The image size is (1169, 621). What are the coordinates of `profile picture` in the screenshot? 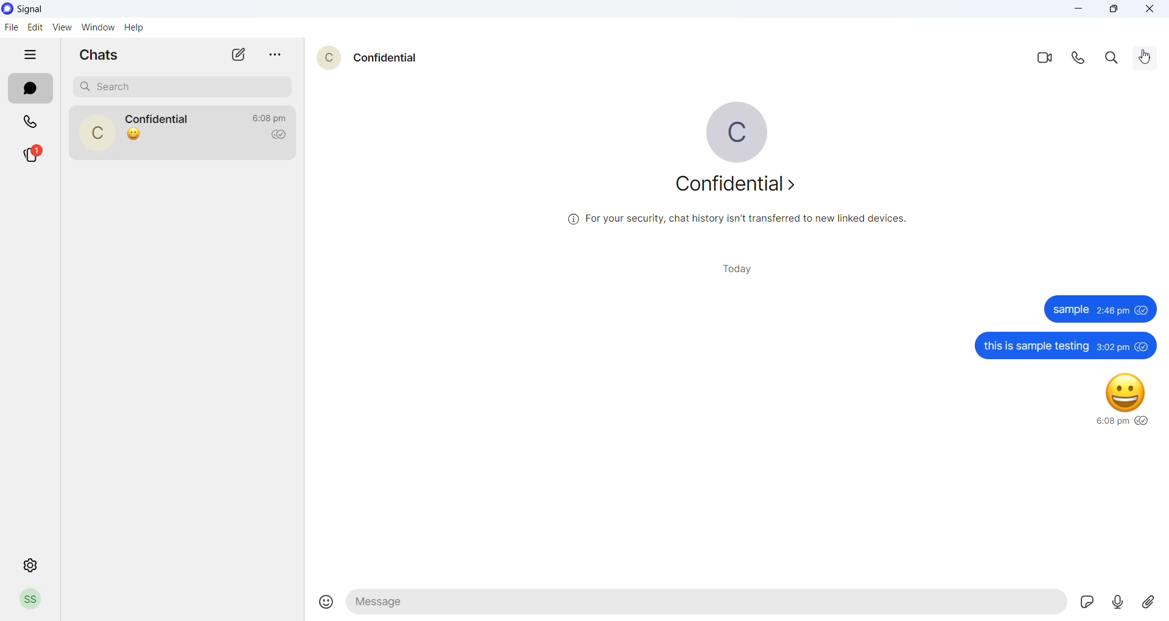 It's located at (729, 130).